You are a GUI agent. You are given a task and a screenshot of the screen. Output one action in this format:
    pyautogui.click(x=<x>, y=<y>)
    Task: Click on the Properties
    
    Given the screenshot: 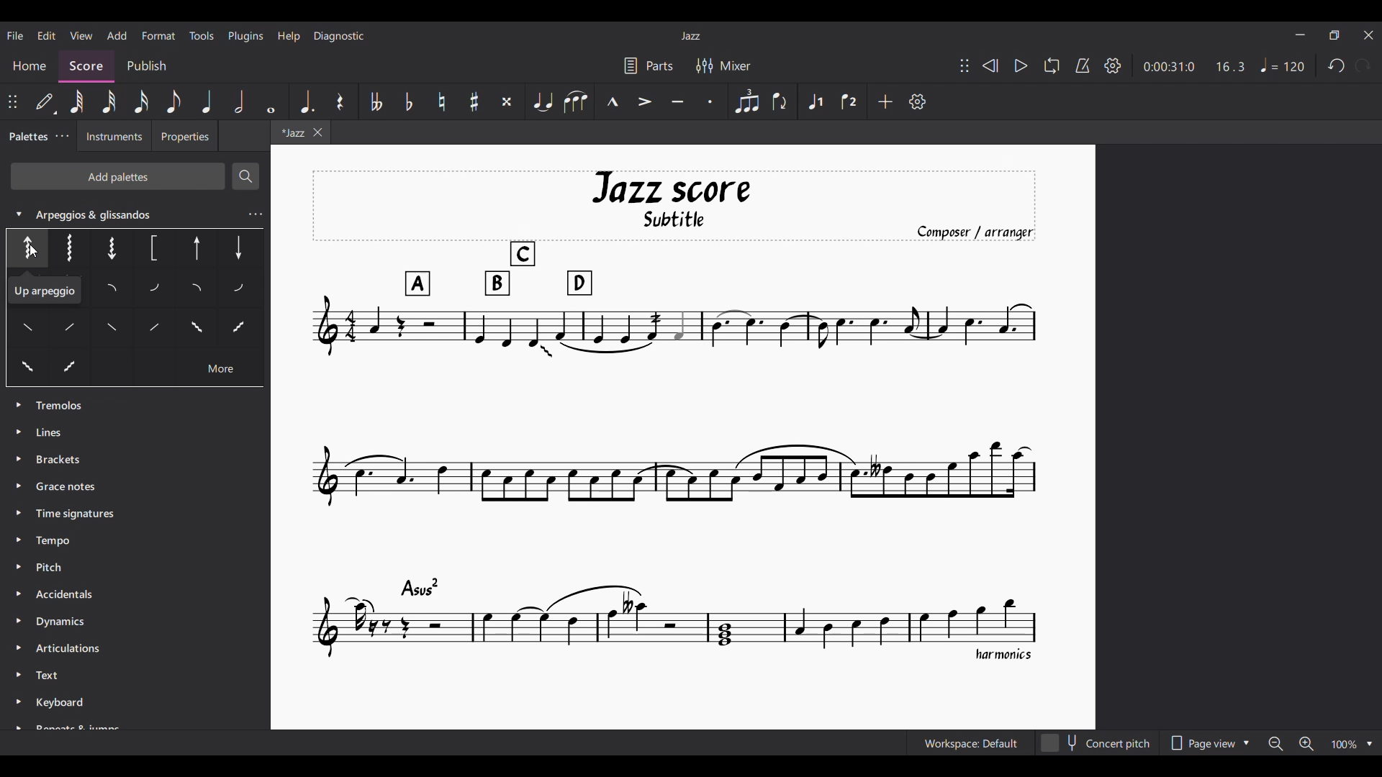 What is the action you would take?
    pyautogui.click(x=186, y=135)
    